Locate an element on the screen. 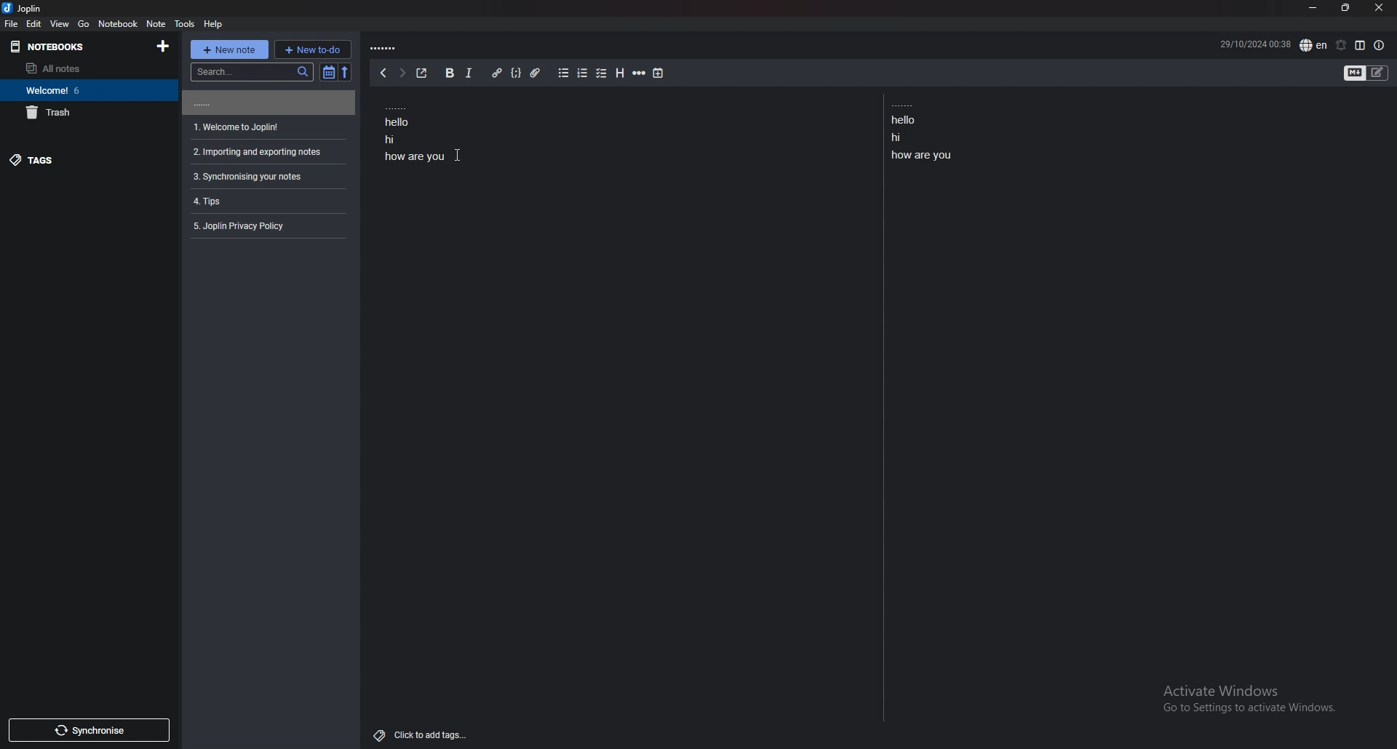 Image resolution: width=1397 pixels, height=749 pixels. numbered list is located at coordinates (583, 73).